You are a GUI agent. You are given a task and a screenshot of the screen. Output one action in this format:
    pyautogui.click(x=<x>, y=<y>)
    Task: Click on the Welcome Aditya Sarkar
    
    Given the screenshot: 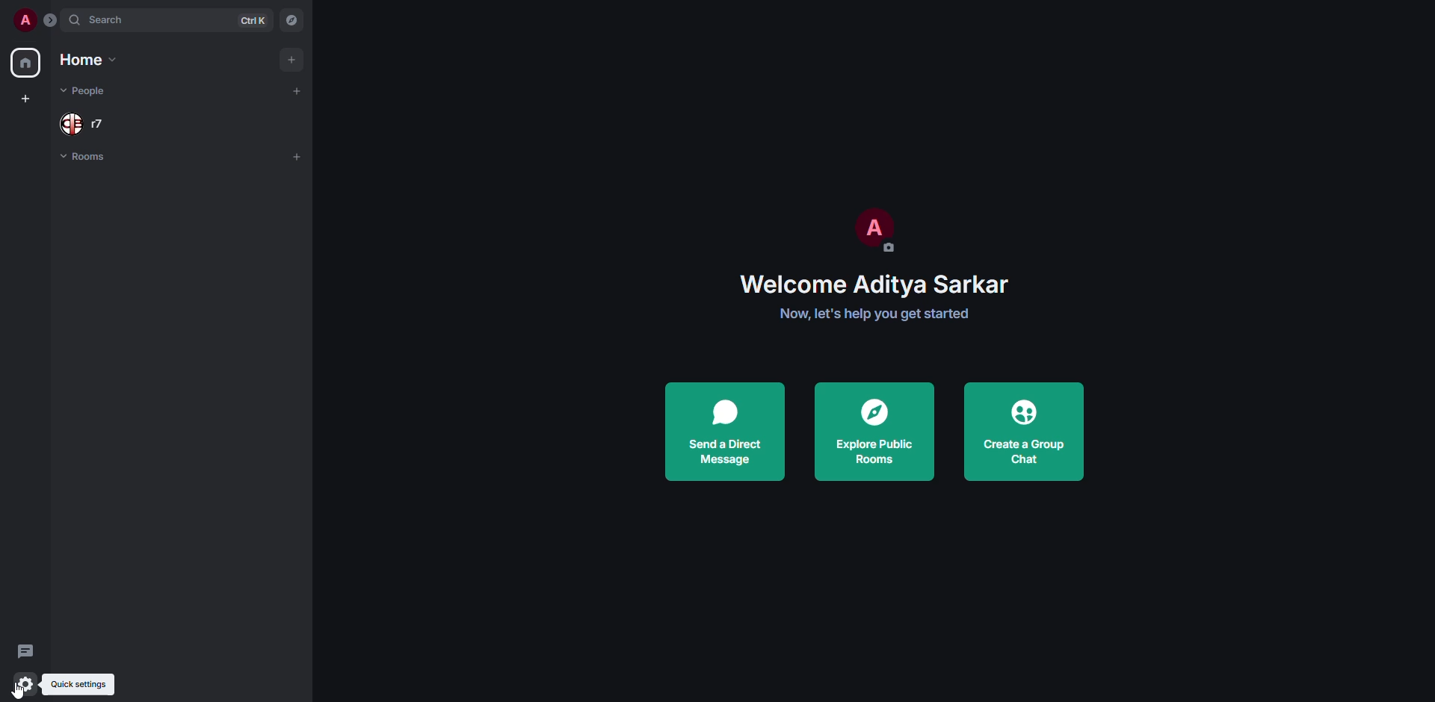 What is the action you would take?
    pyautogui.click(x=871, y=283)
    